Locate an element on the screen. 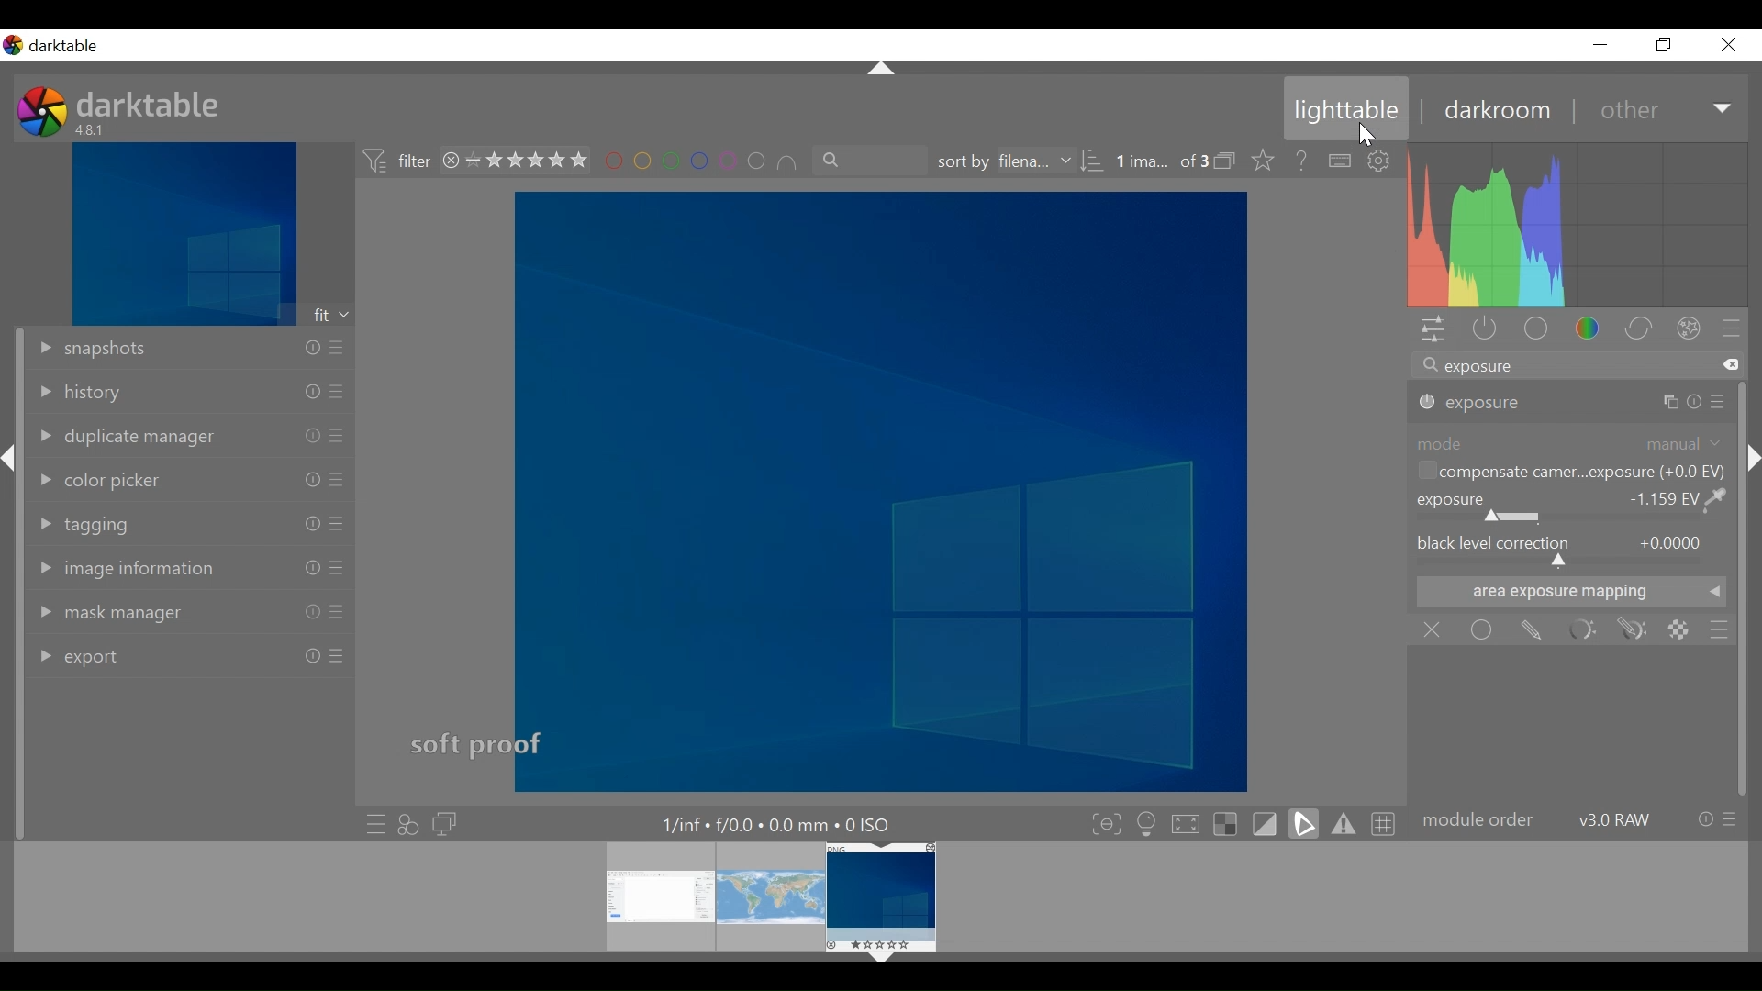 This screenshot has width=1762, height=991. expand/collapse grouped images is located at coordinates (1224, 161).